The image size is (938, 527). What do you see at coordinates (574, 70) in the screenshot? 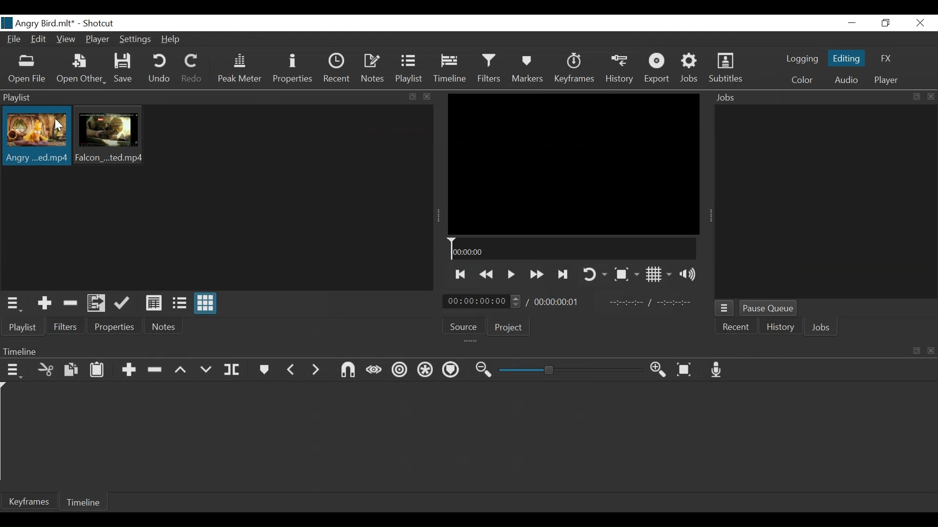
I see `Keyframes` at bounding box center [574, 70].